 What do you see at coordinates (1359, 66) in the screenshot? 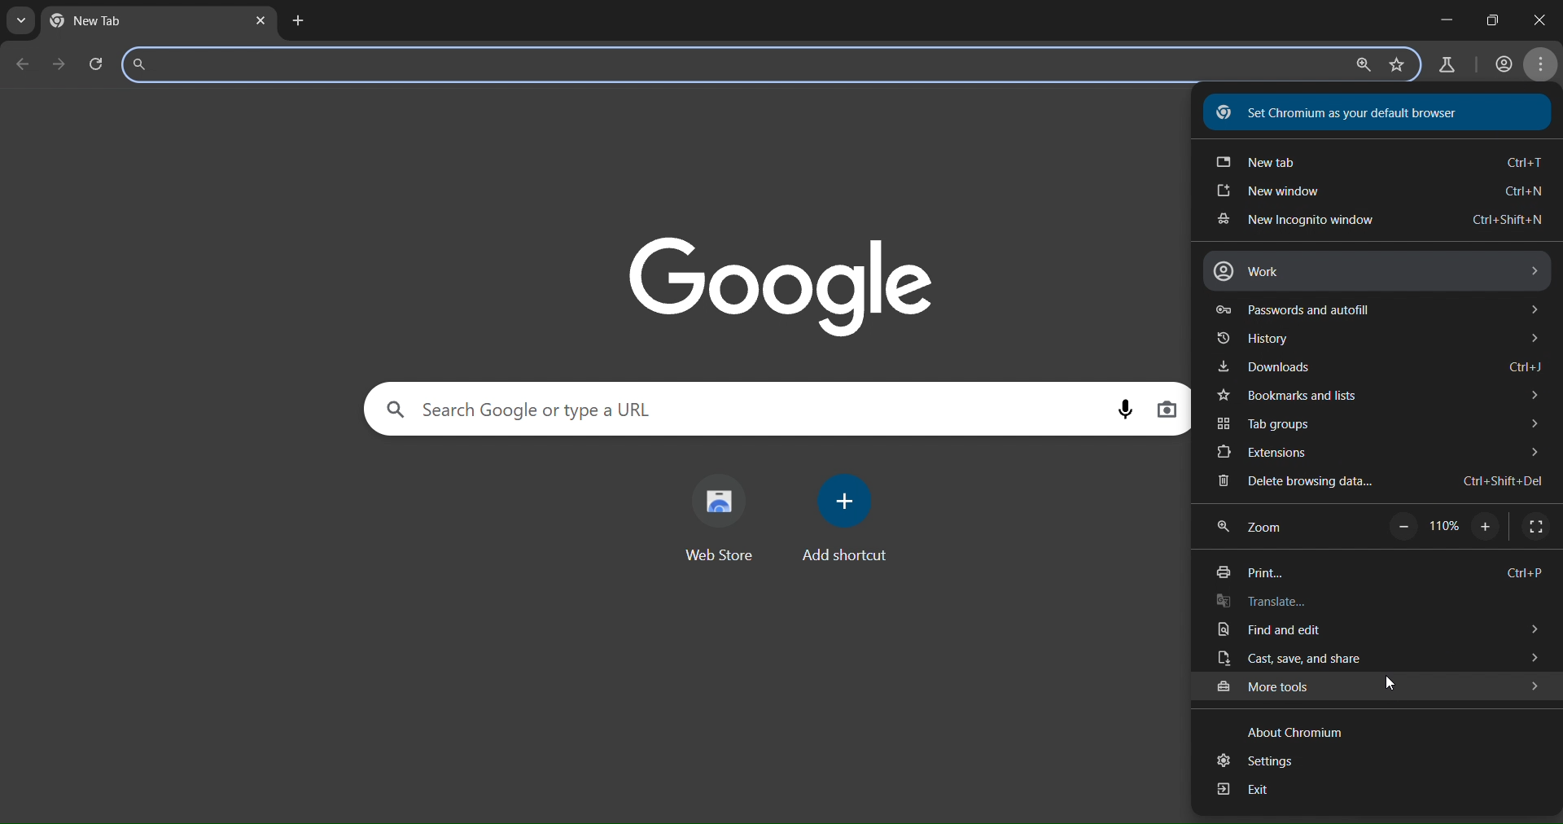
I see `zoom ` at bounding box center [1359, 66].